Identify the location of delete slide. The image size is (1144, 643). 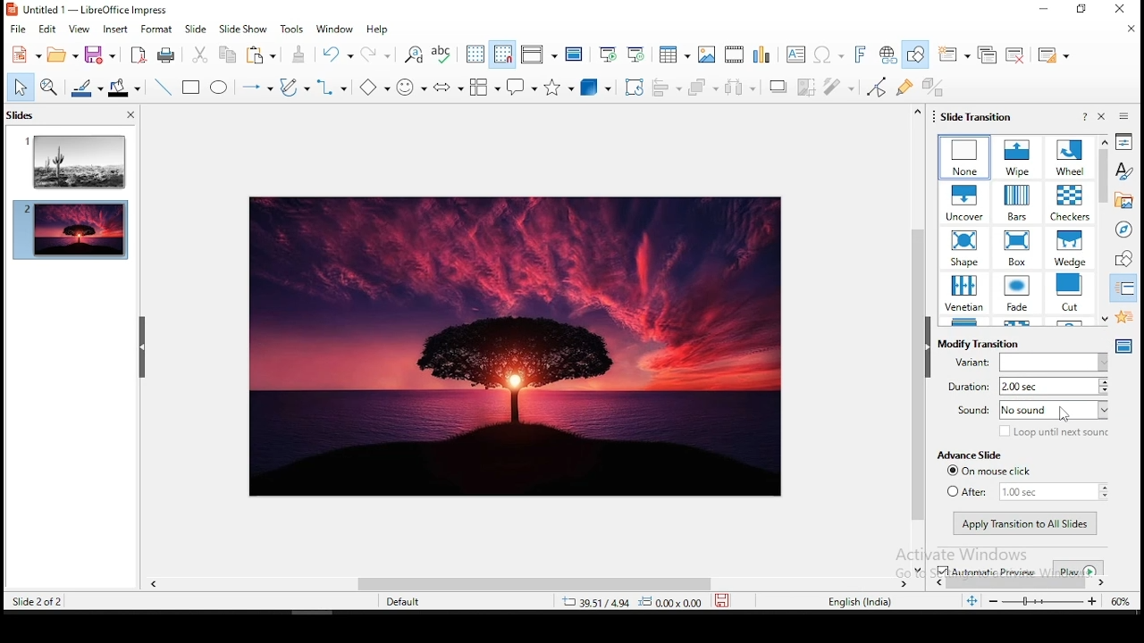
(1017, 54).